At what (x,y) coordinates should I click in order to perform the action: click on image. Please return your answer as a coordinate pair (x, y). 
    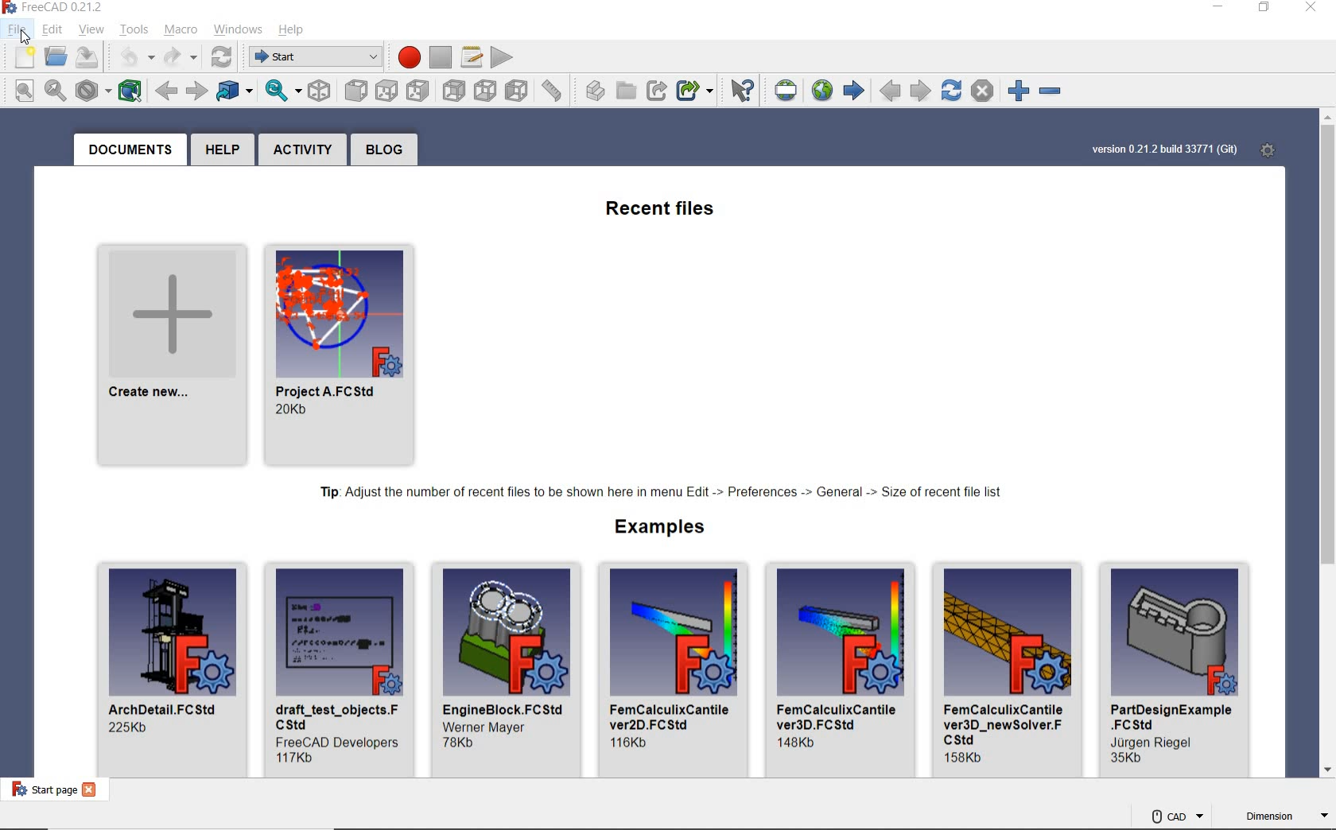
    Looking at the image, I should click on (1175, 633).